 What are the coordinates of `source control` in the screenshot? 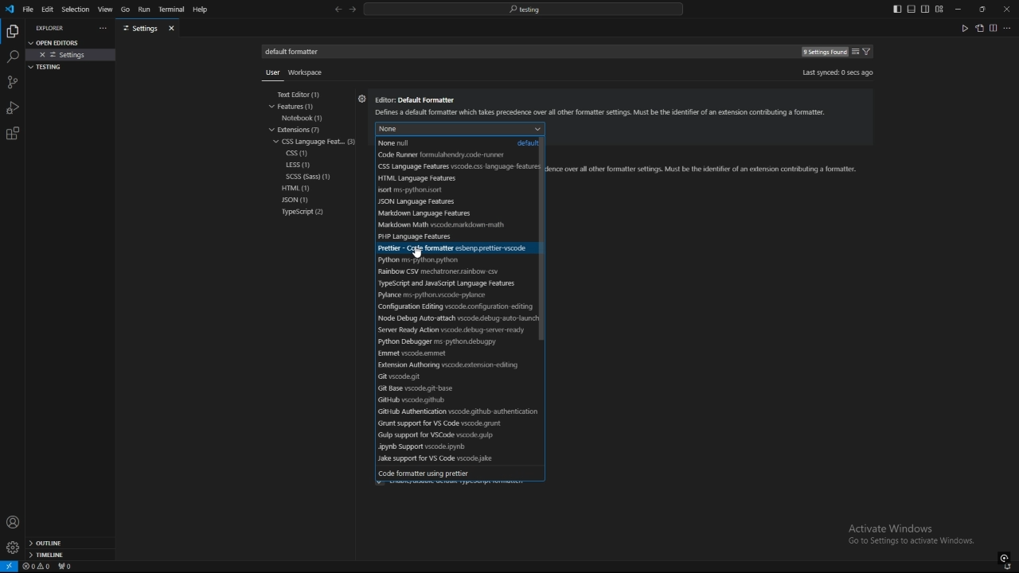 It's located at (12, 82).